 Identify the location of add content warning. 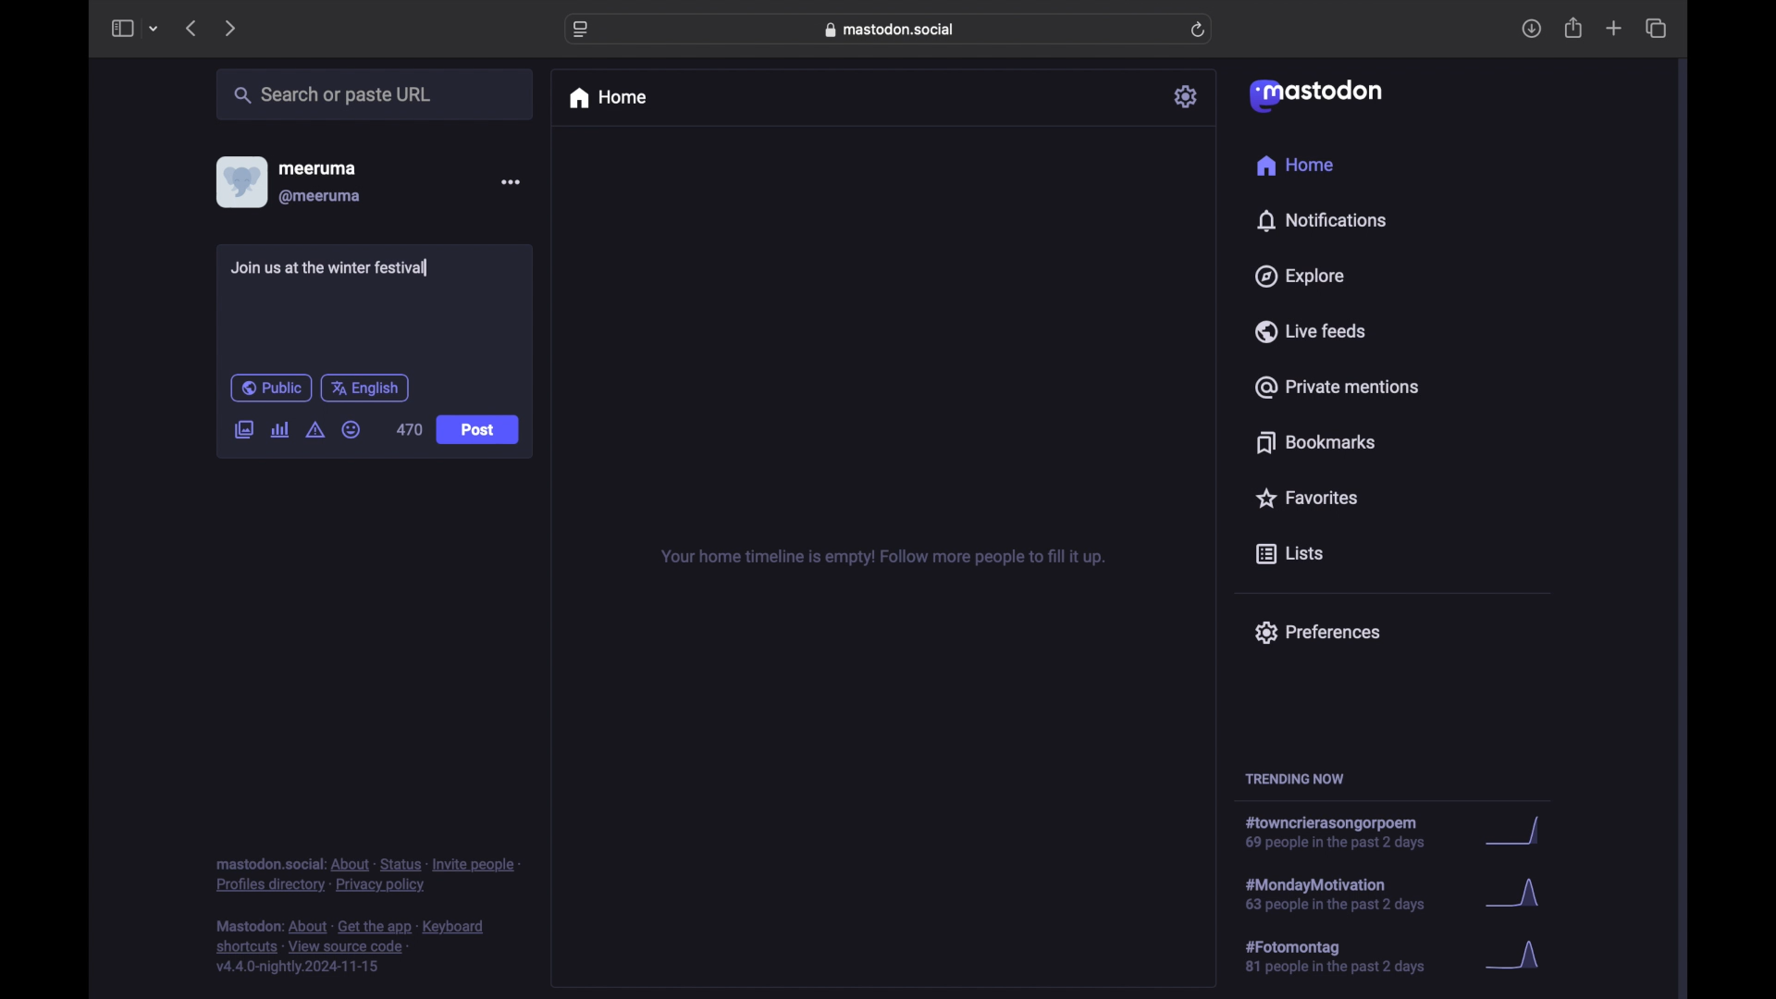
(314, 430).